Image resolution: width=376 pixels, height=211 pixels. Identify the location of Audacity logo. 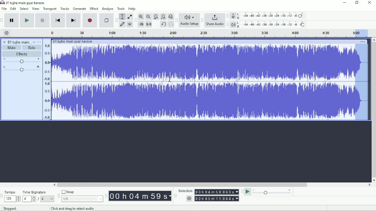
(2, 3).